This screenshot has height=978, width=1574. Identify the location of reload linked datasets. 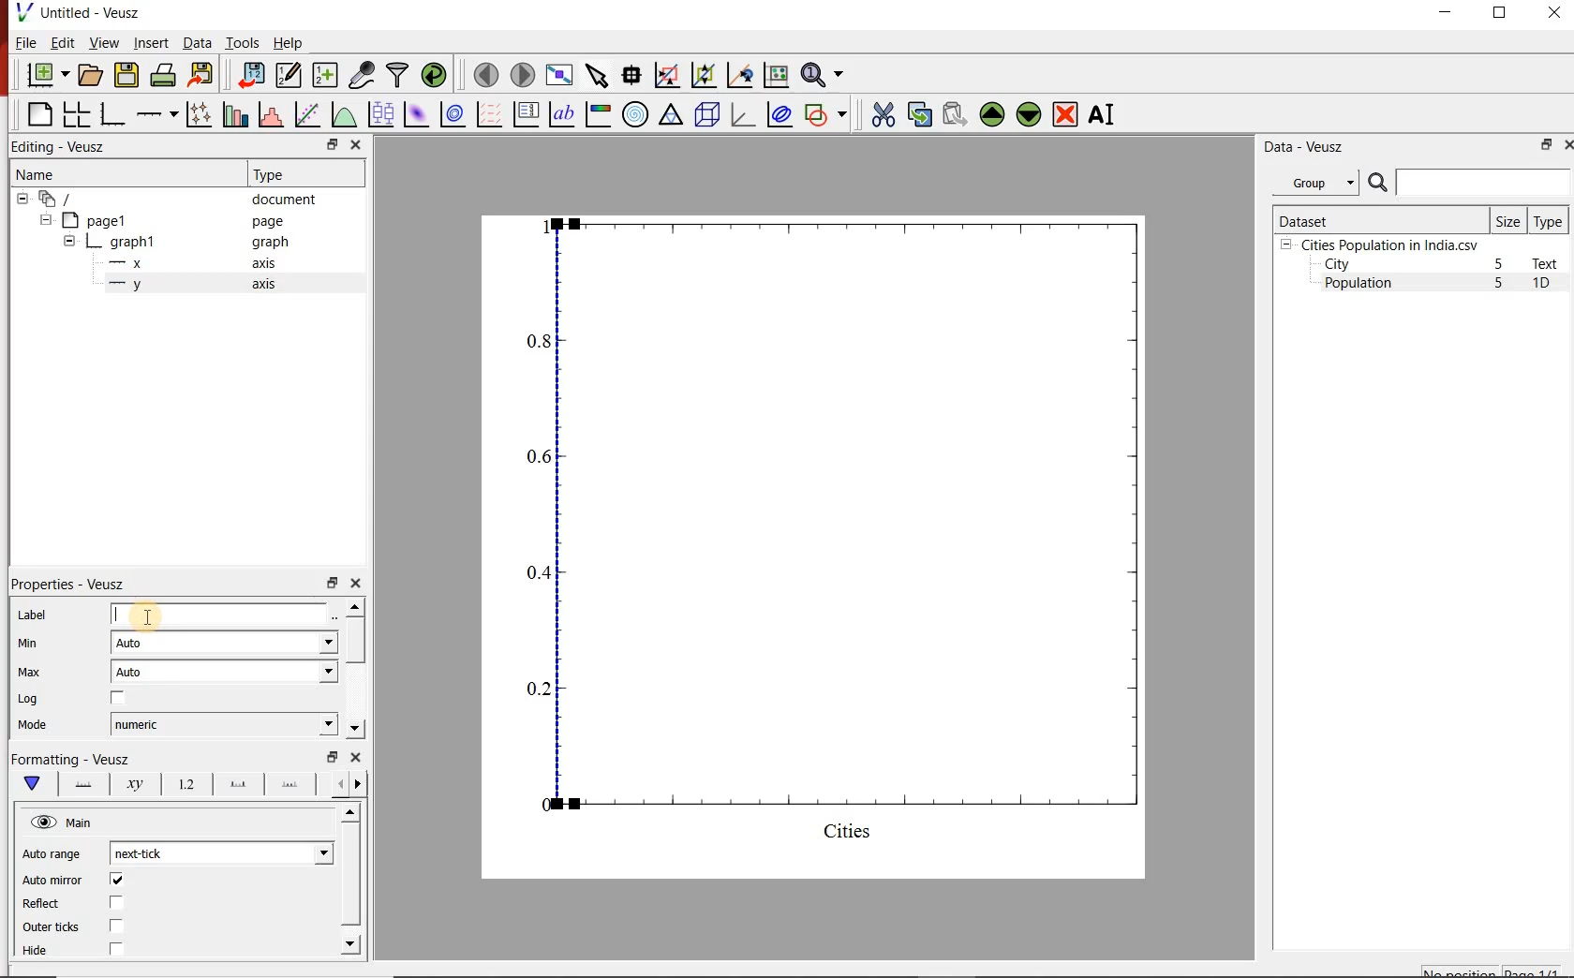
(433, 75).